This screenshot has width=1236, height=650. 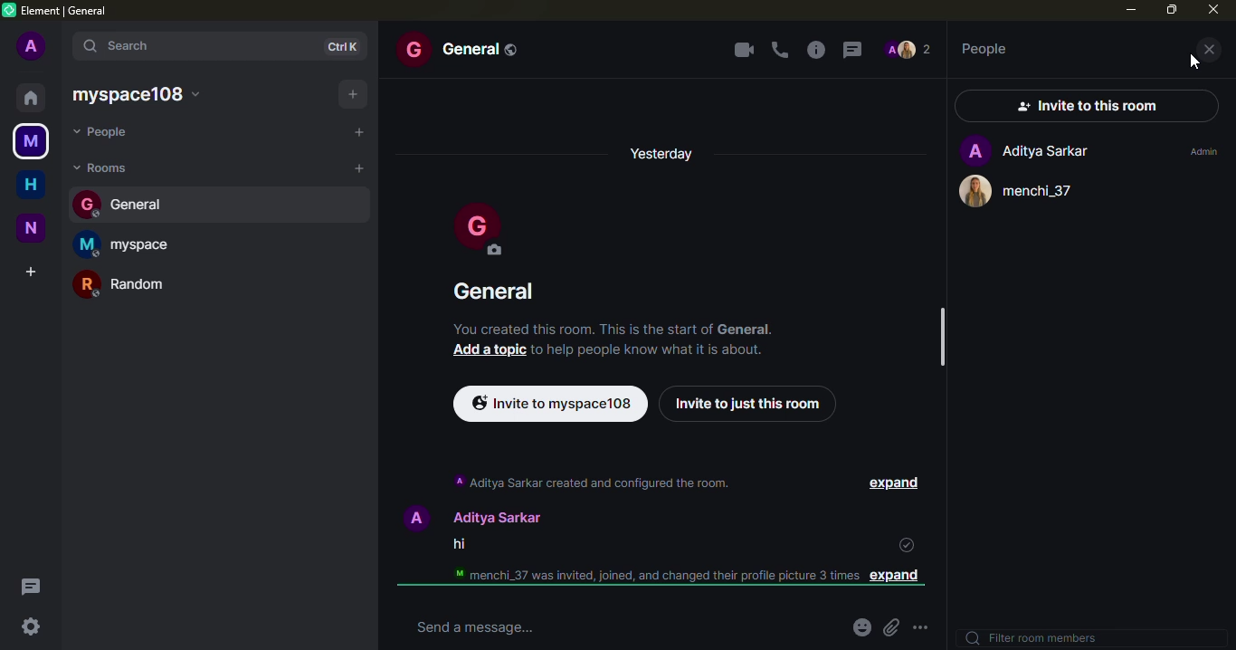 I want to click on threads, so click(x=31, y=586).